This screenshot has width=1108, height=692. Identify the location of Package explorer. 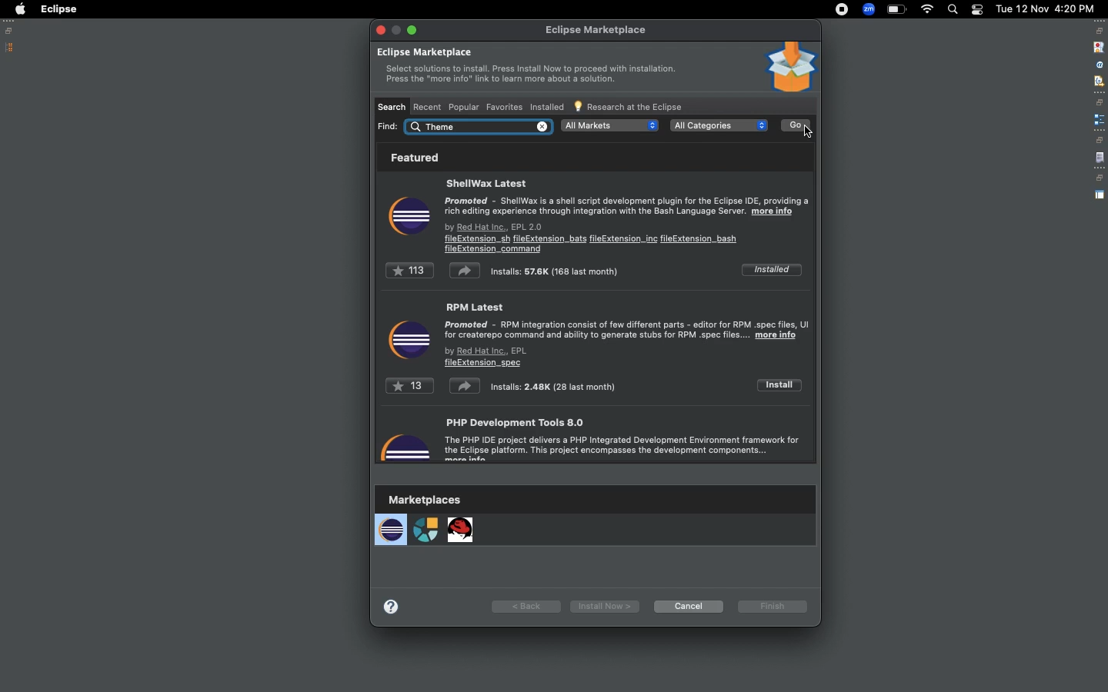
(10, 48).